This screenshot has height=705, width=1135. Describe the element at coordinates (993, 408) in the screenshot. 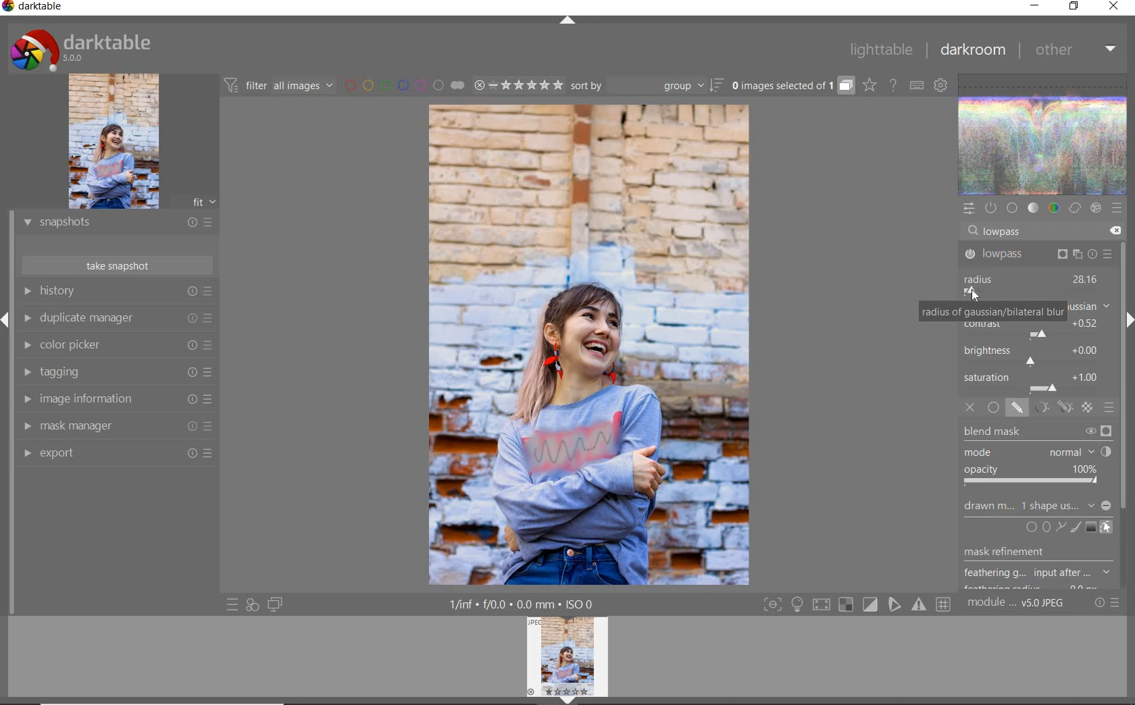

I see `uniformly` at that location.